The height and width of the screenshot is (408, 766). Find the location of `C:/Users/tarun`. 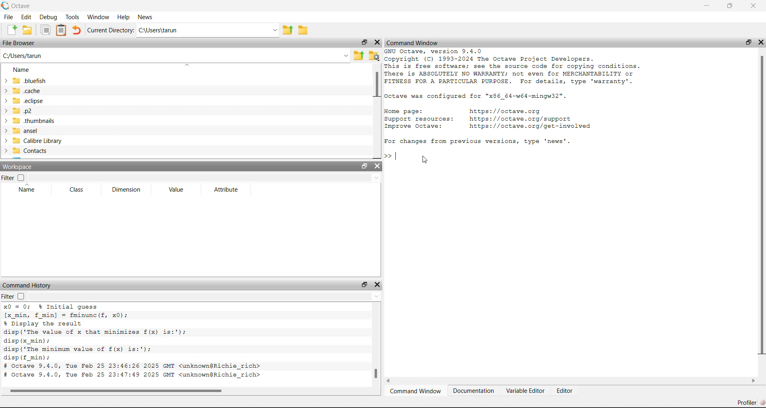

C:/Users/tarun is located at coordinates (207, 30).